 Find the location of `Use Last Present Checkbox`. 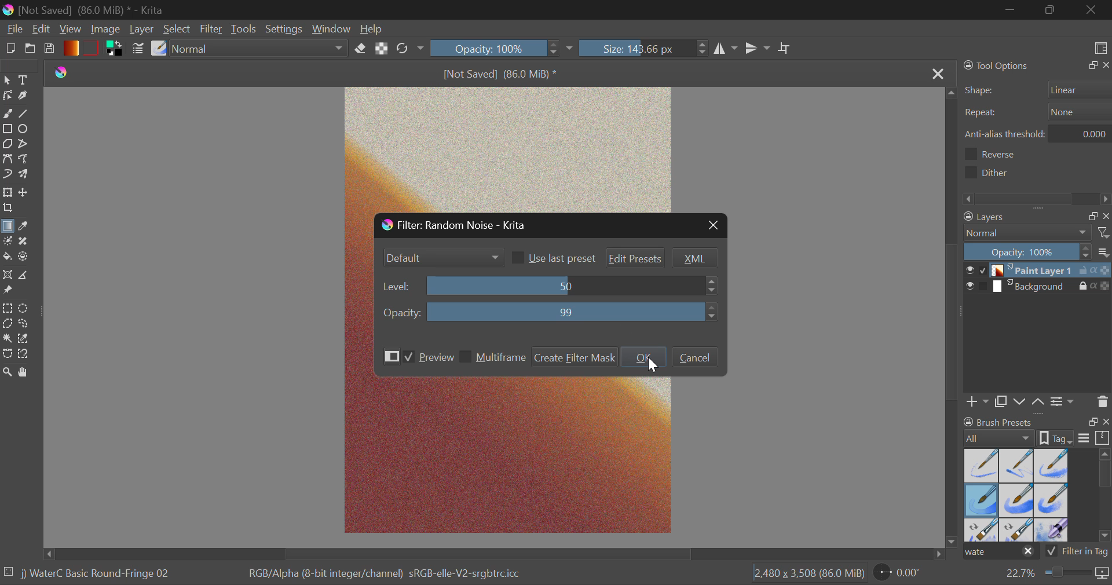

Use Last Present Checkbox is located at coordinates (554, 257).